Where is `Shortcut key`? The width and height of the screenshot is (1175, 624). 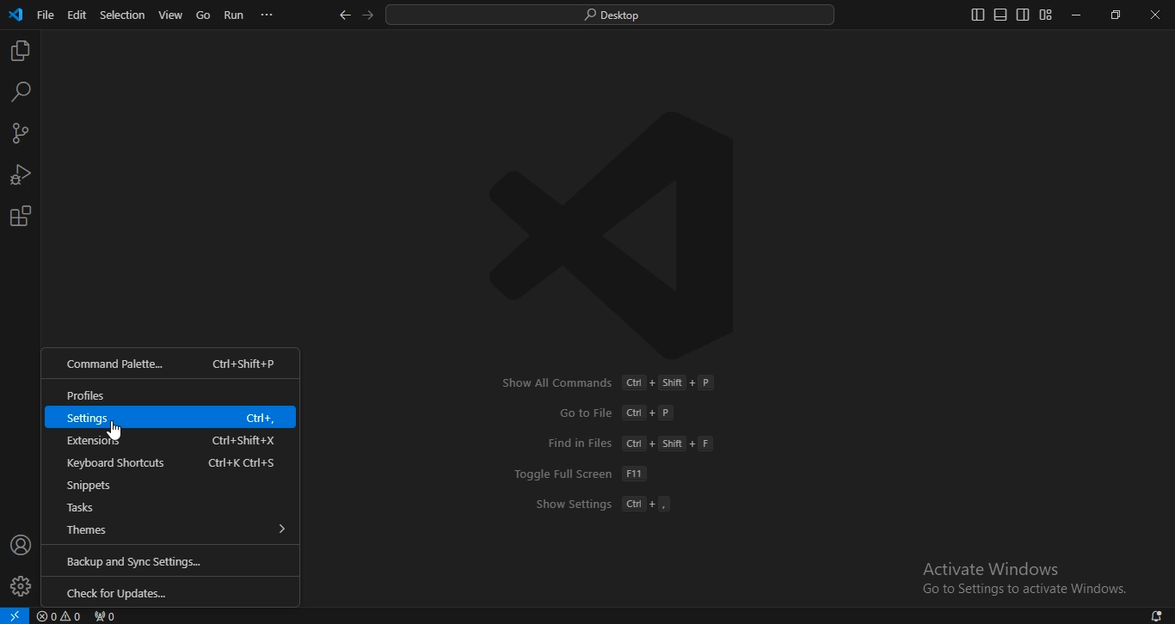 Shortcut key is located at coordinates (245, 364).